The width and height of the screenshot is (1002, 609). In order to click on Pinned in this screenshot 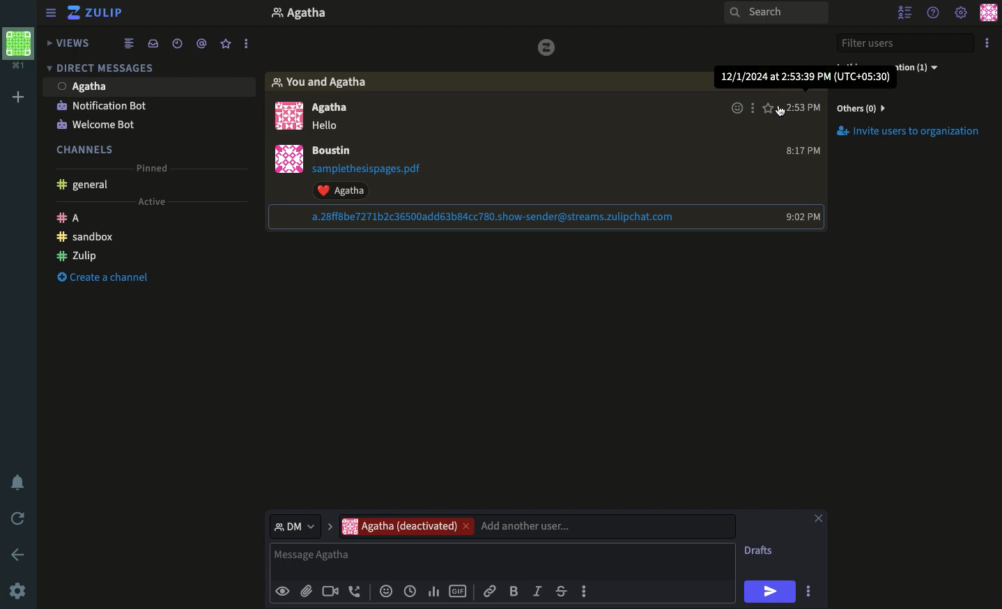, I will do `click(157, 168)`.